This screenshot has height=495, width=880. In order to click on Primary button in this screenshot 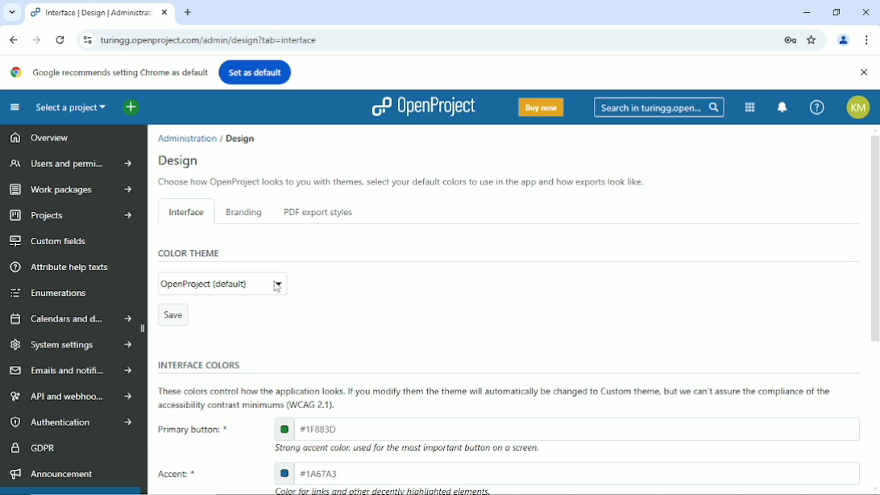, I will do `click(190, 429)`.